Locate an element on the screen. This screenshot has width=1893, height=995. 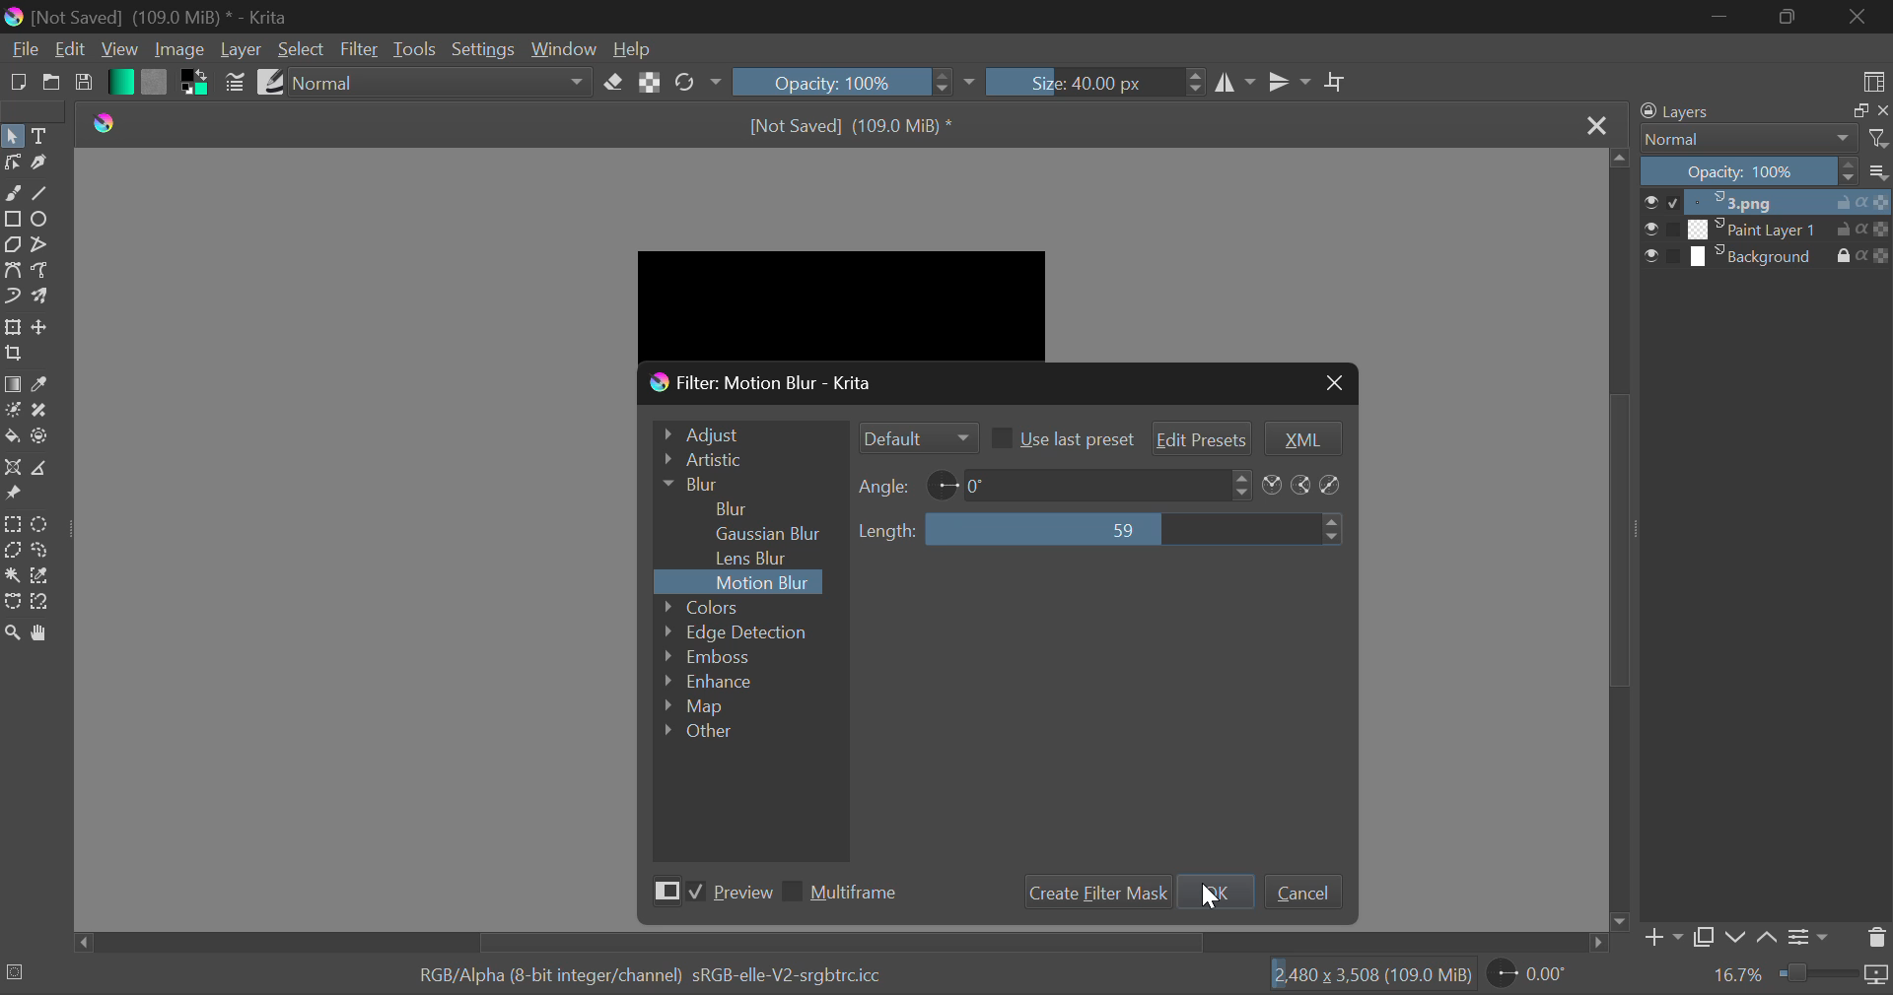
Cursor on OK is located at coordinates (1211, 894).